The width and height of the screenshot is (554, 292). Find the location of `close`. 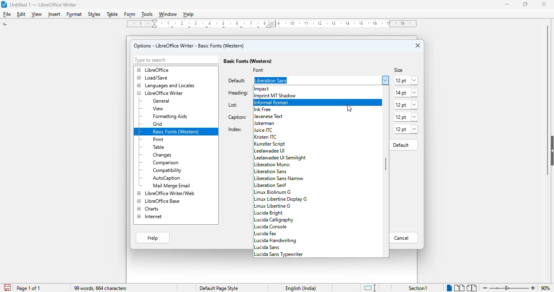

close is located at coordinates (544, 4).